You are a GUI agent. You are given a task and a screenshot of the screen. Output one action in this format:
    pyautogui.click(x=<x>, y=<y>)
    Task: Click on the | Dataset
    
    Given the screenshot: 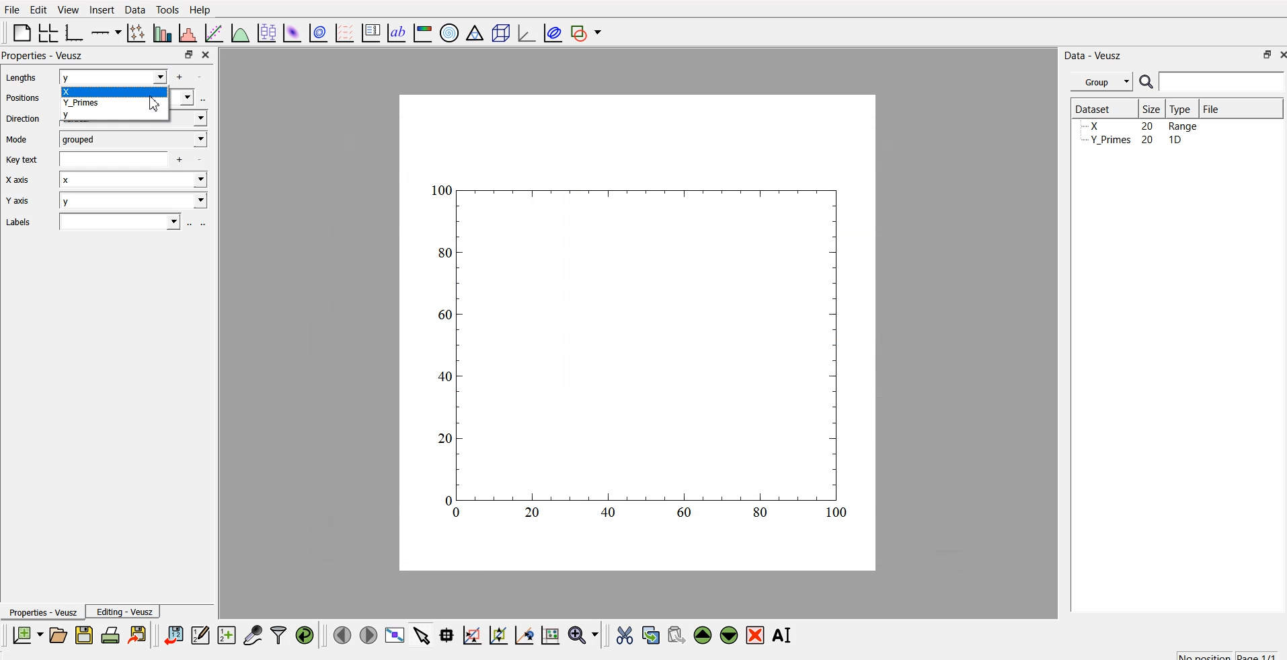 What is the action you would take?
    pyautogui.click(x=1093, y=108)
    